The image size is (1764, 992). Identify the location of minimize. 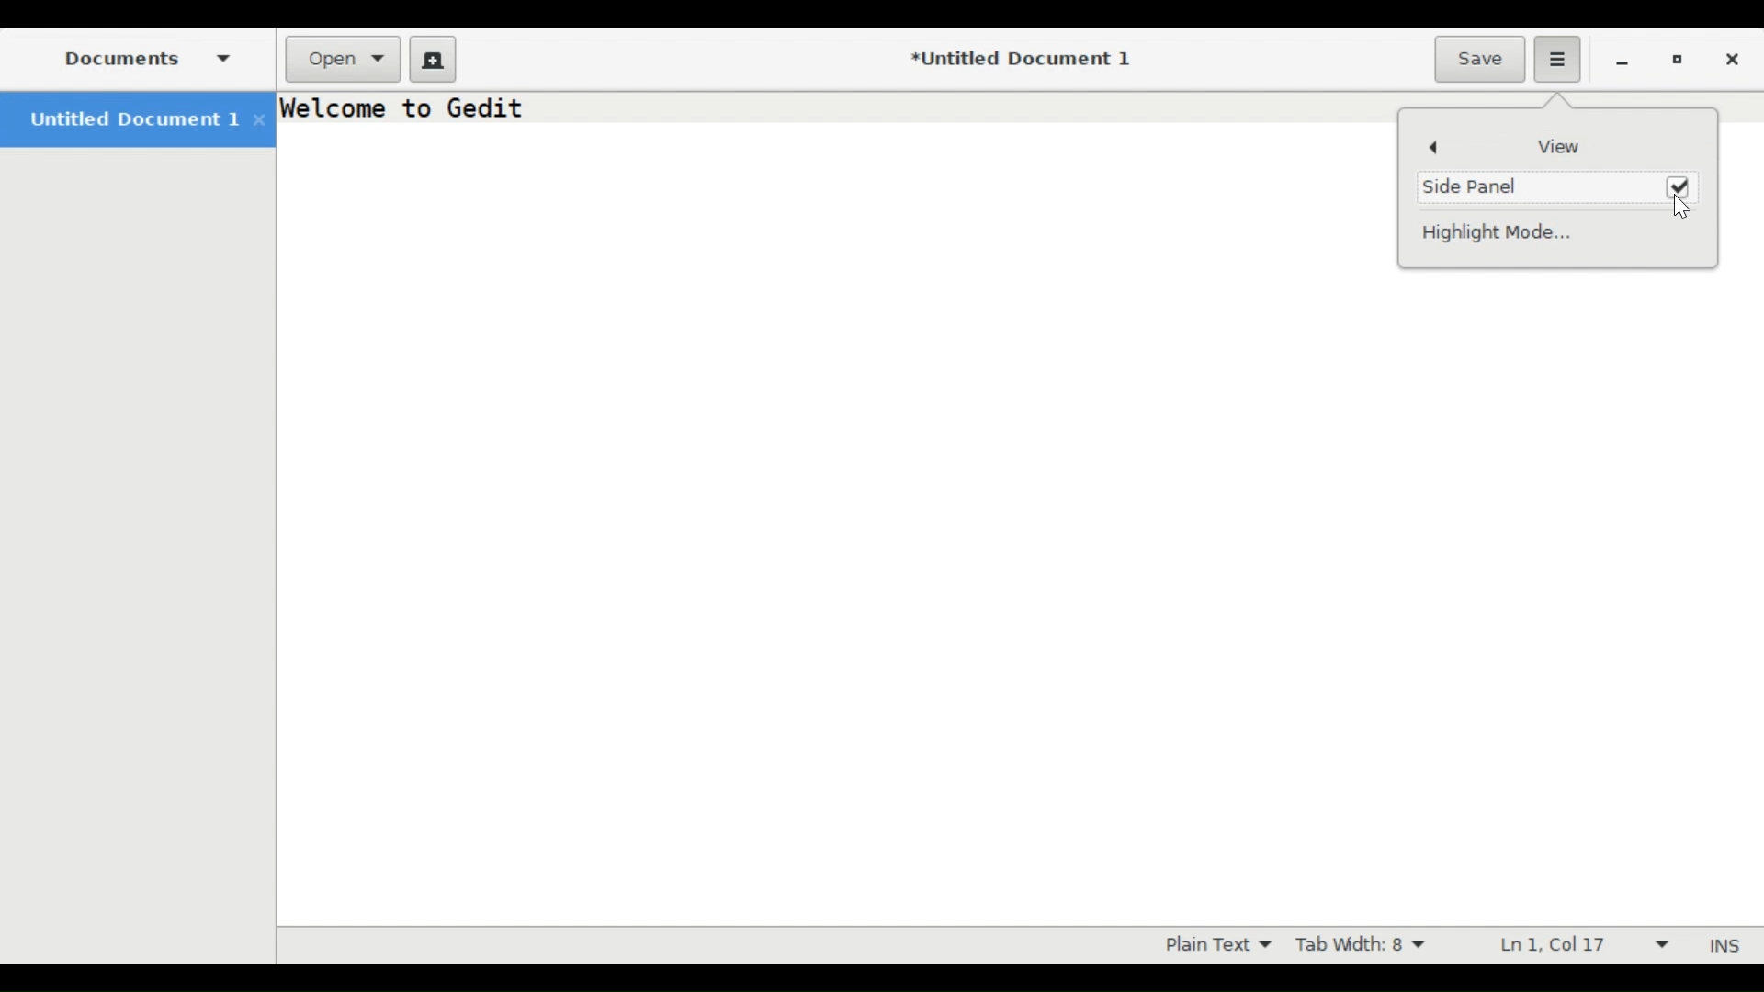
(1623, 60).